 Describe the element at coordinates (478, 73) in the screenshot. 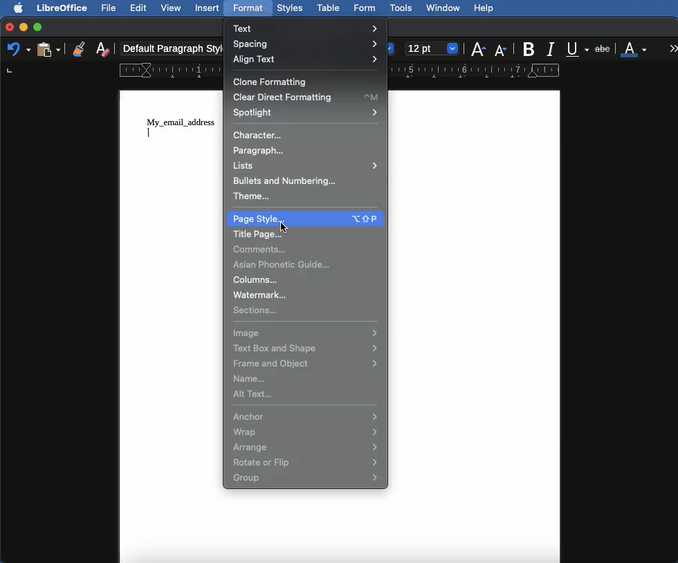

I see `ruler` at that location.